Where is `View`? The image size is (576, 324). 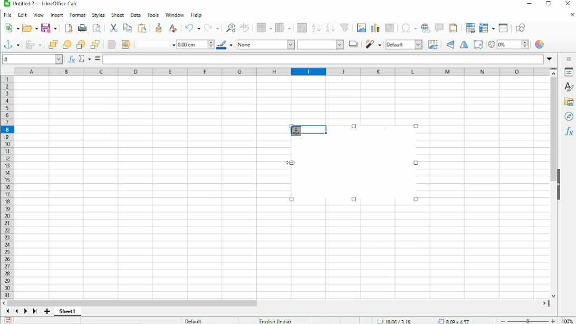 View is located at coordinates (39, 15).